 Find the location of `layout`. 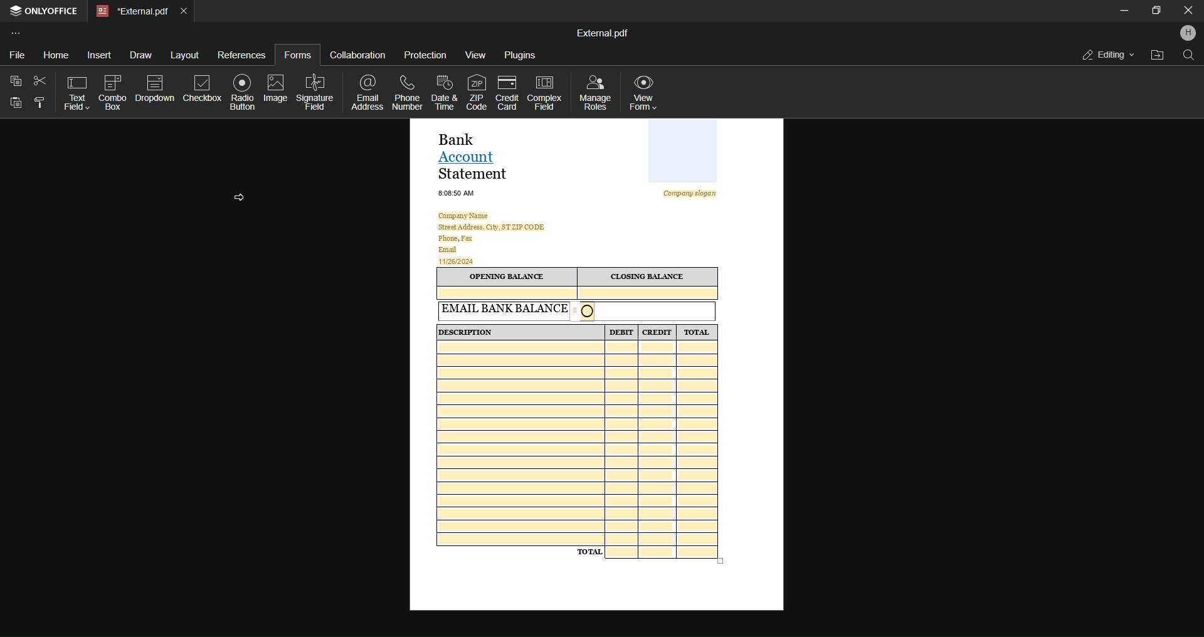

layout is located at coordinates (186, 54).